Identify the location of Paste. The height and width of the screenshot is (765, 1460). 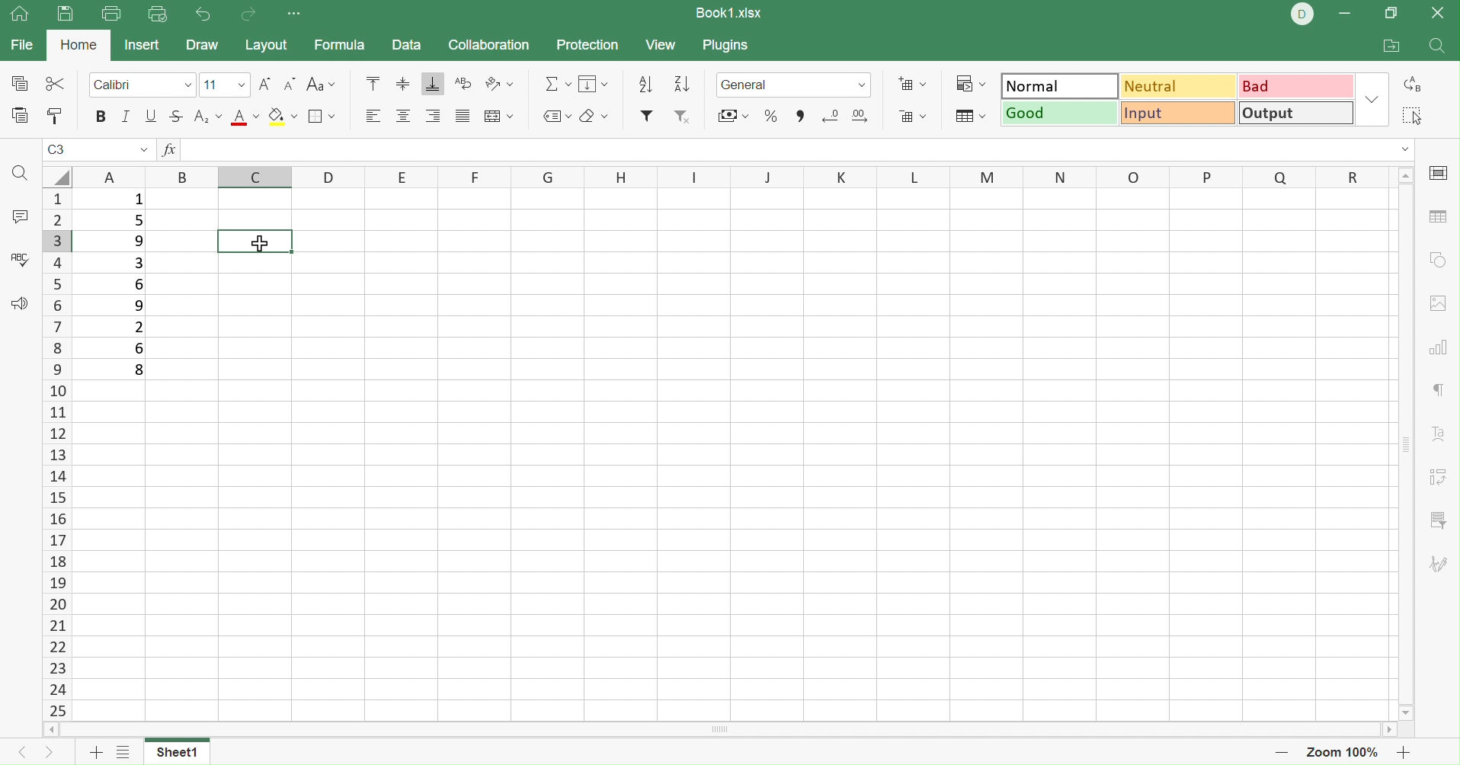
(21, 115).